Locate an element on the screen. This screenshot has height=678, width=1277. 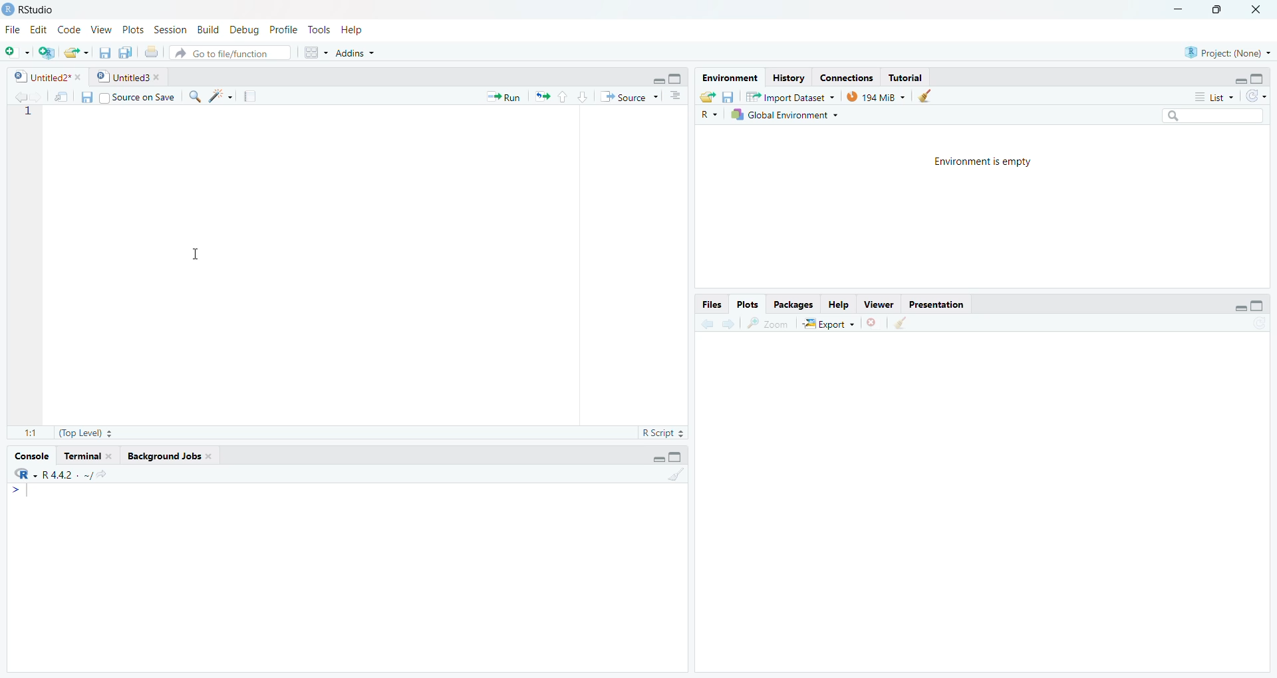
up is located at coordinates (563, 96).